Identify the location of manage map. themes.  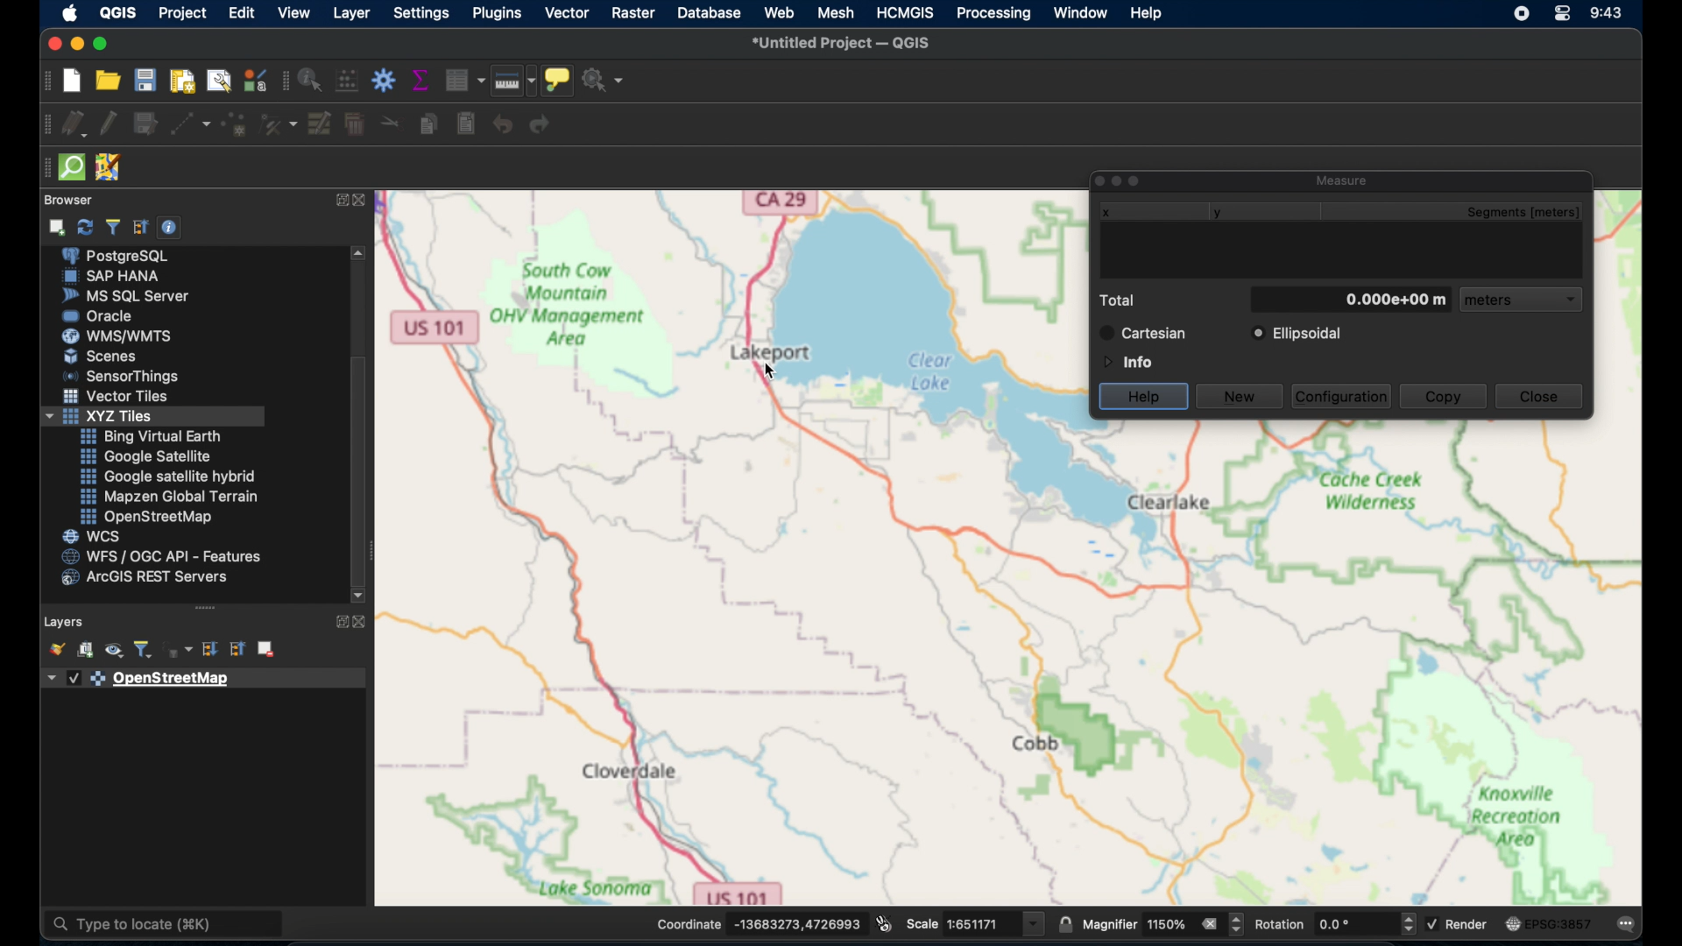
(112, 652).